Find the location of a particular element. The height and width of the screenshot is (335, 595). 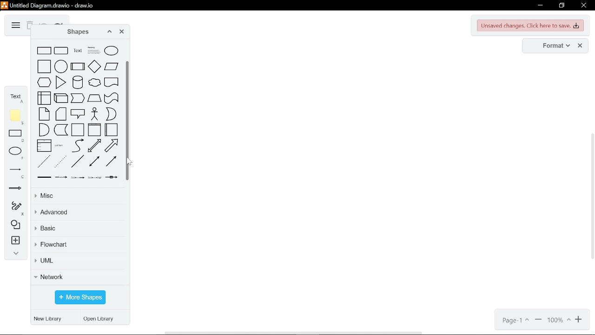

document is located at coordinates (112, 82).